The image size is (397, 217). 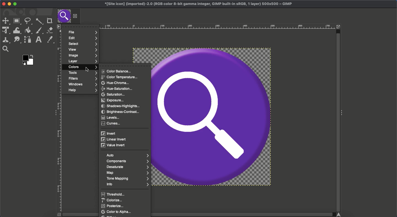 I want to click on Hue saturation, so click(x=117, y=88).